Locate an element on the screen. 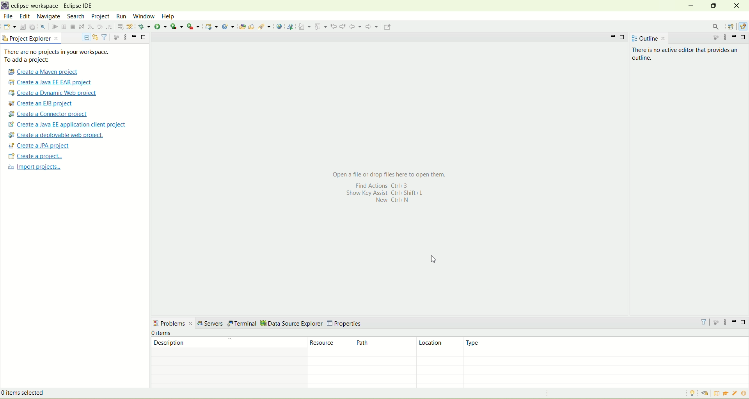 This screenshot has height=399, width=749. open web browser is located at coordinates (309, 26).